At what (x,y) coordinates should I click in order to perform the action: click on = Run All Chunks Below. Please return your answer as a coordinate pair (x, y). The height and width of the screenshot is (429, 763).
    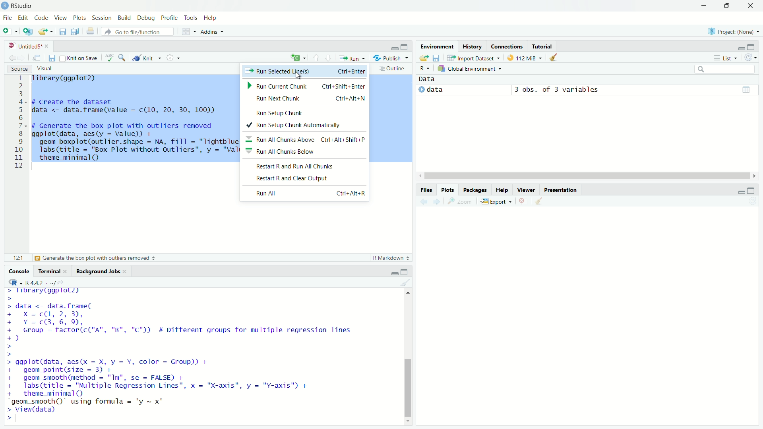
    Looking at the image, I should click on (292, 151).